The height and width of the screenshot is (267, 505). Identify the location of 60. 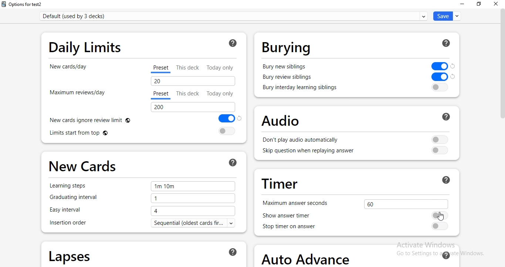
(406, 204).